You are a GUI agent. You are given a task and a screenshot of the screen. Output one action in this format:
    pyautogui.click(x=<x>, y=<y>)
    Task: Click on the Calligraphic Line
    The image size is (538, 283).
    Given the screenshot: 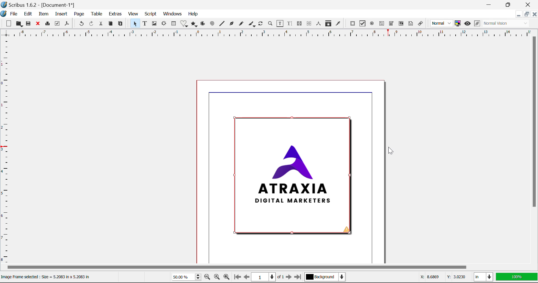 What is the action you would take?
    pyautogui.click(x=252, y=25)
    